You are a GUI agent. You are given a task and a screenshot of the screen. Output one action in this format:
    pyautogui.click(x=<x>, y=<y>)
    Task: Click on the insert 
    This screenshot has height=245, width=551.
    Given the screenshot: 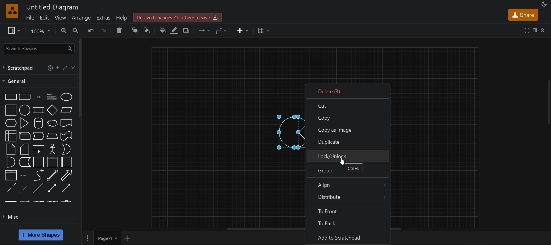 What is the action you would take?
    pyautogui.click(x=243, y=31)
    